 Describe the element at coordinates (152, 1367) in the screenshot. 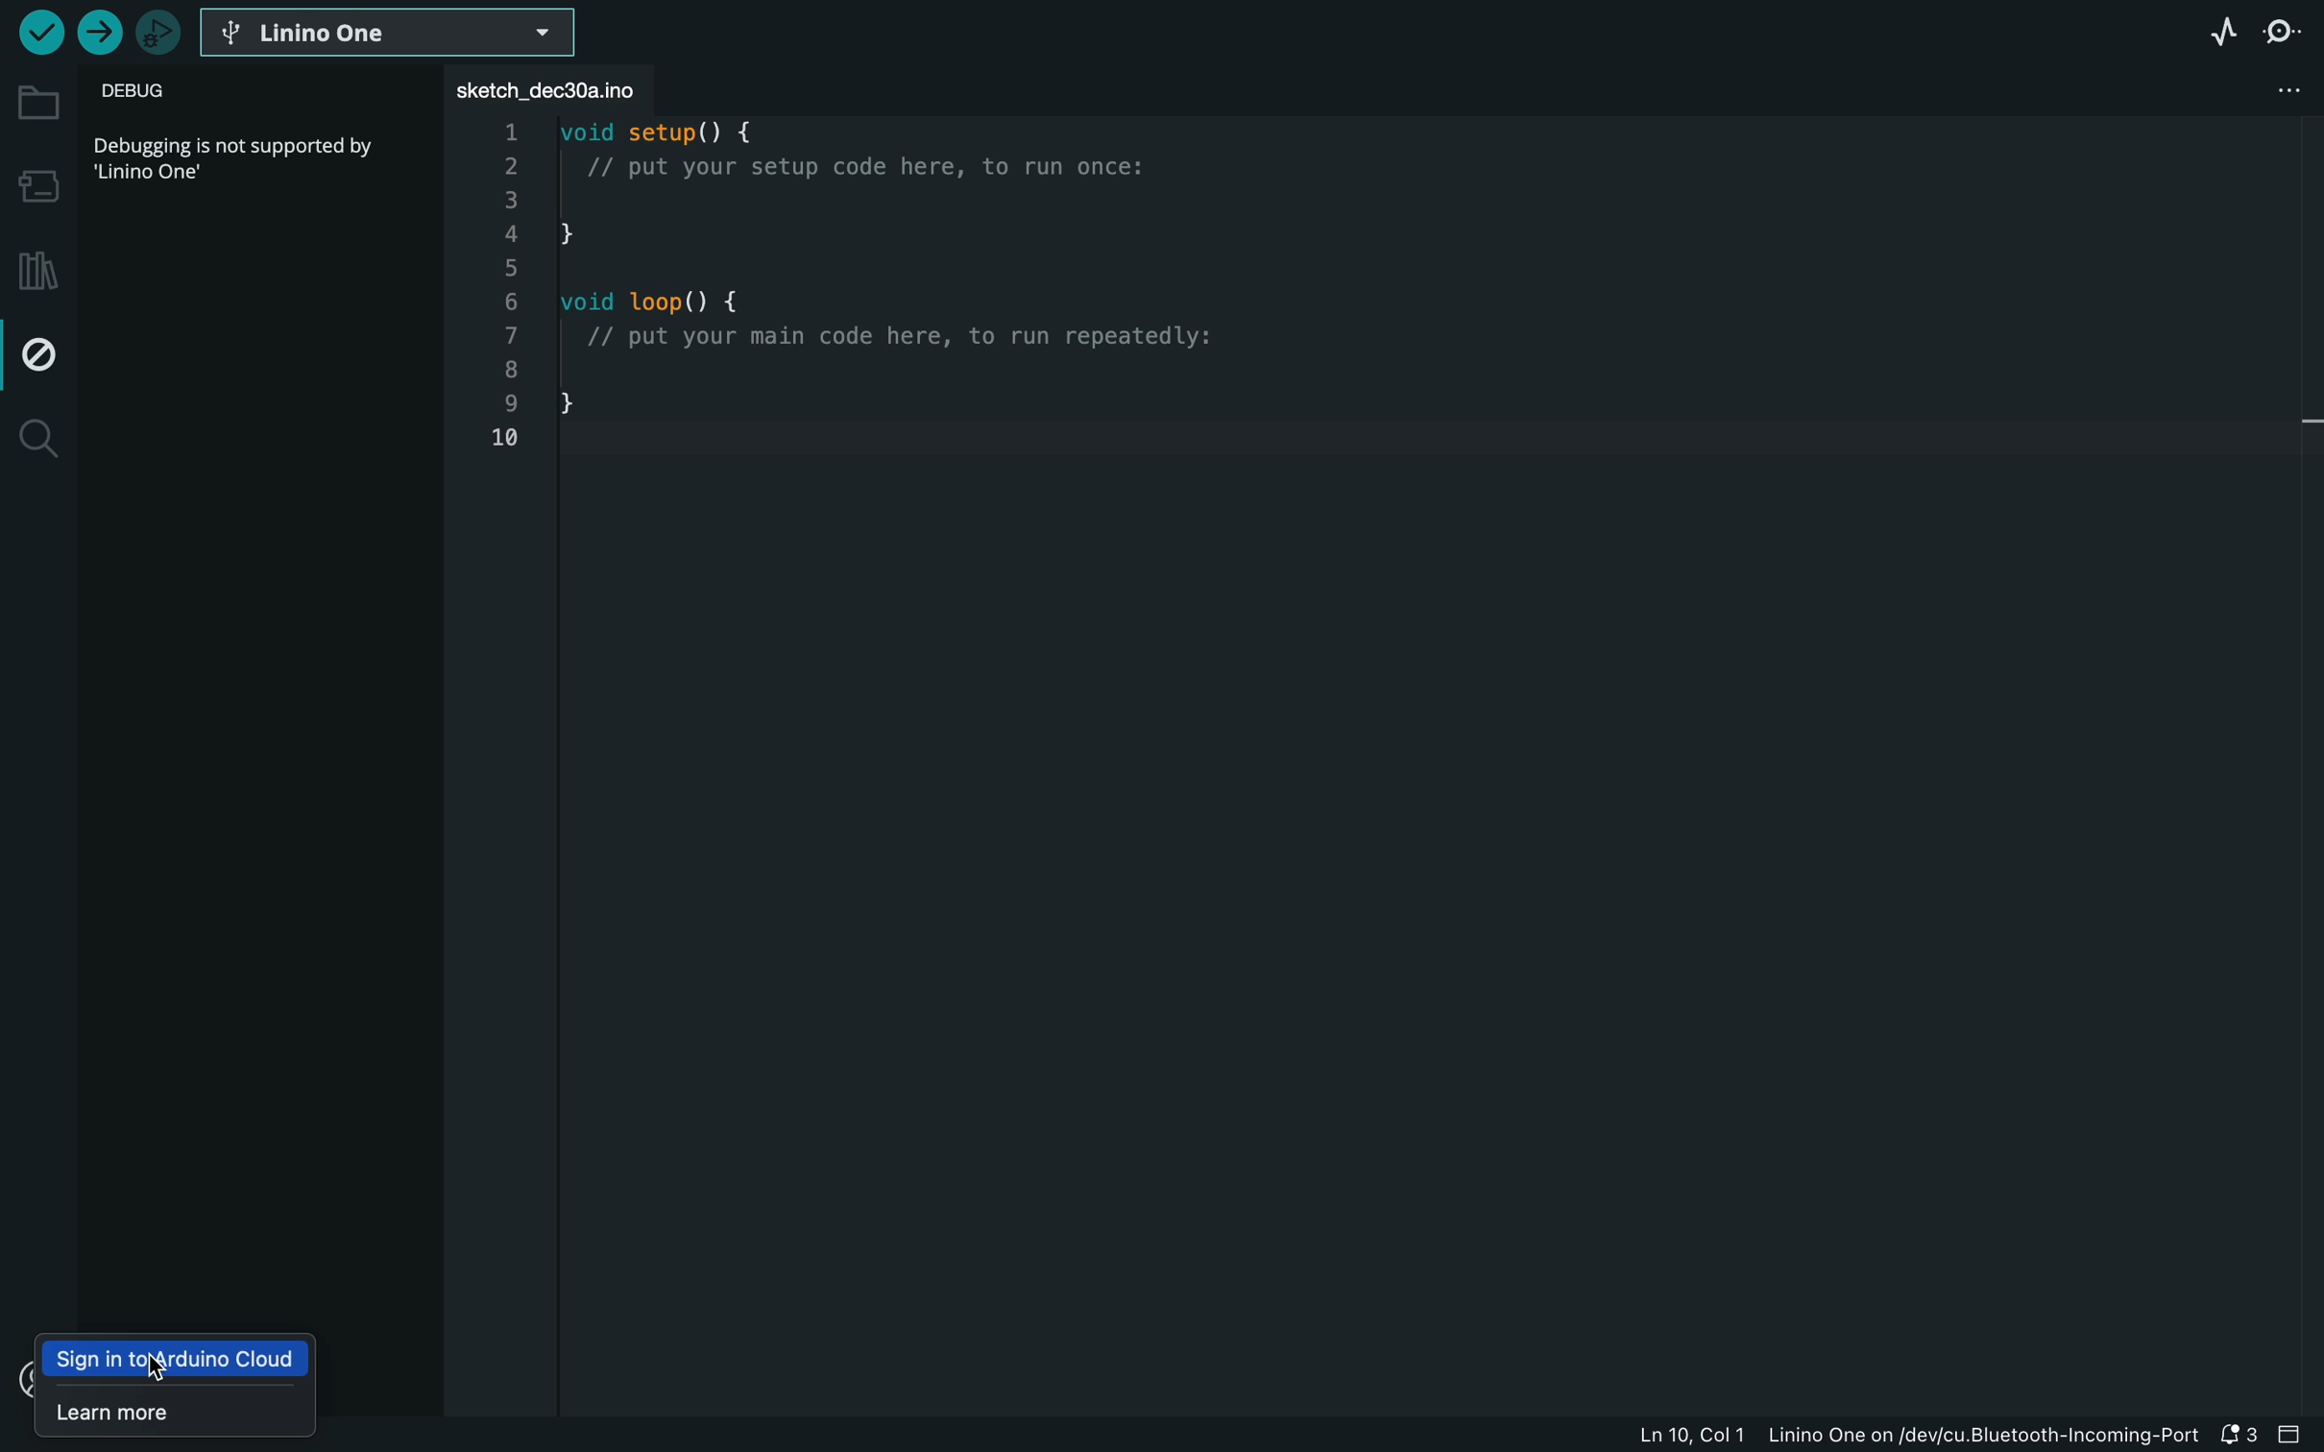

I see `cursor` at that location.